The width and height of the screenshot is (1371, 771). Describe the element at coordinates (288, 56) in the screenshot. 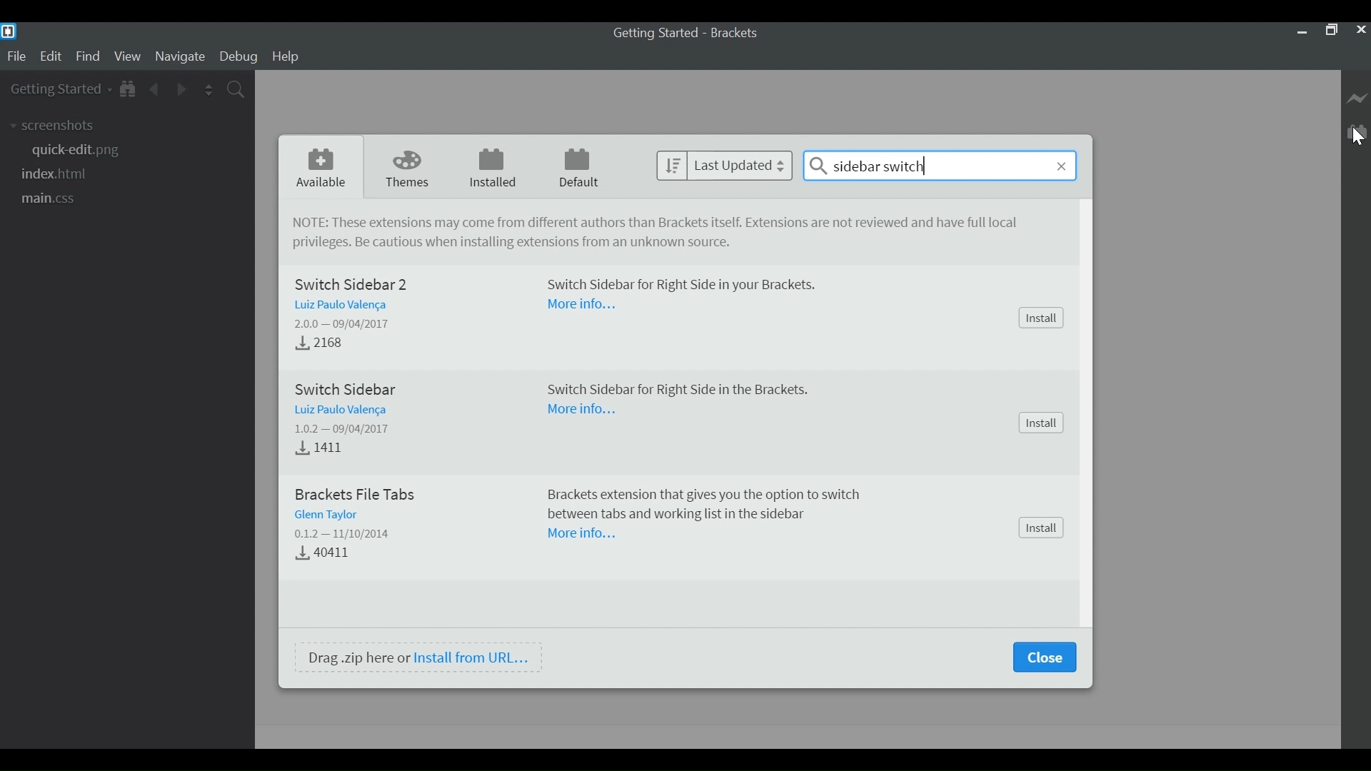

I see `Help` at that location.